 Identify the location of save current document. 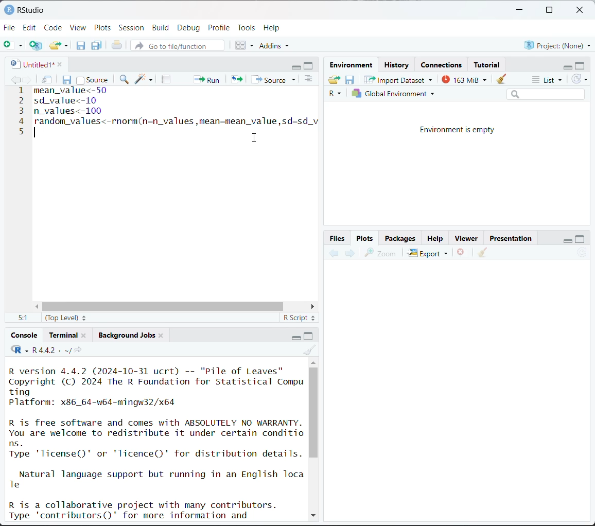
(81, 45).